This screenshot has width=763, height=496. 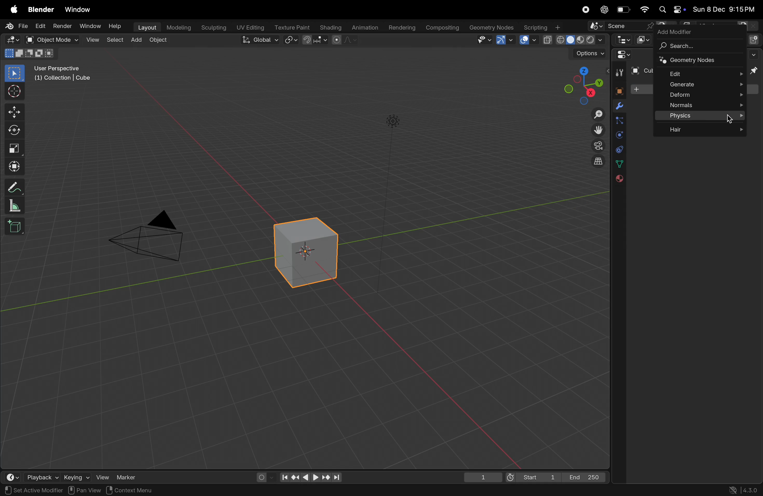 I want to click on window, so click(x=81, y=10).